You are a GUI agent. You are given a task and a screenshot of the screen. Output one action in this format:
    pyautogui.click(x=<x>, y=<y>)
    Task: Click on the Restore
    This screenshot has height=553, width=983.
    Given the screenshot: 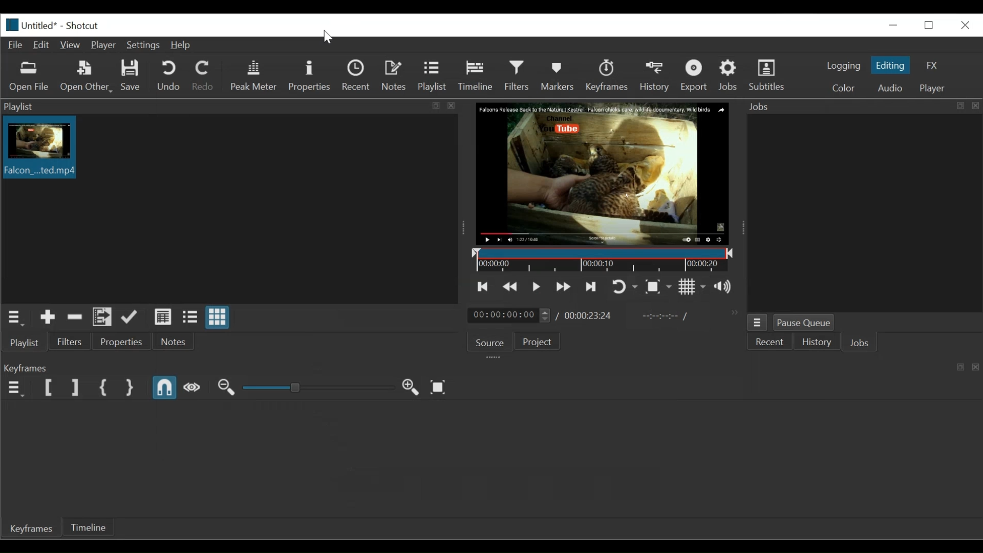 What is the action you would take?
    pyautogui.click(x=929, y=26)
    